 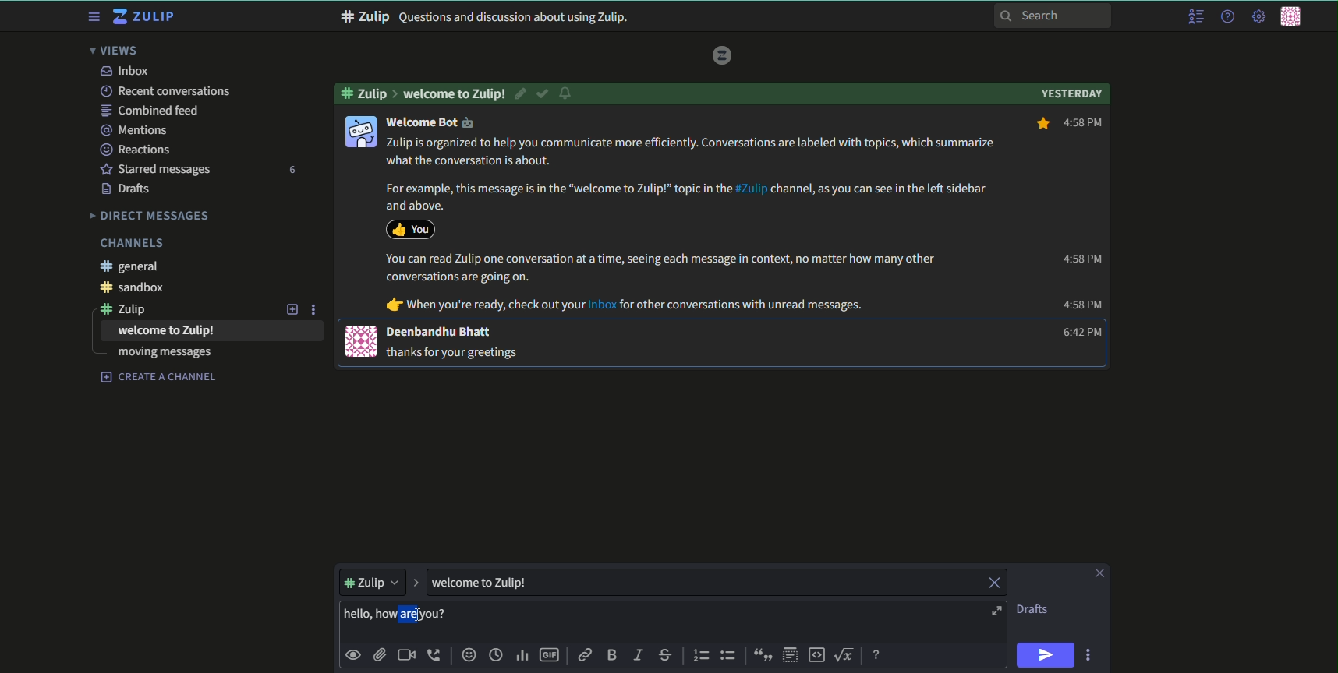 I want to click on text, so click(x=1034, y=609).